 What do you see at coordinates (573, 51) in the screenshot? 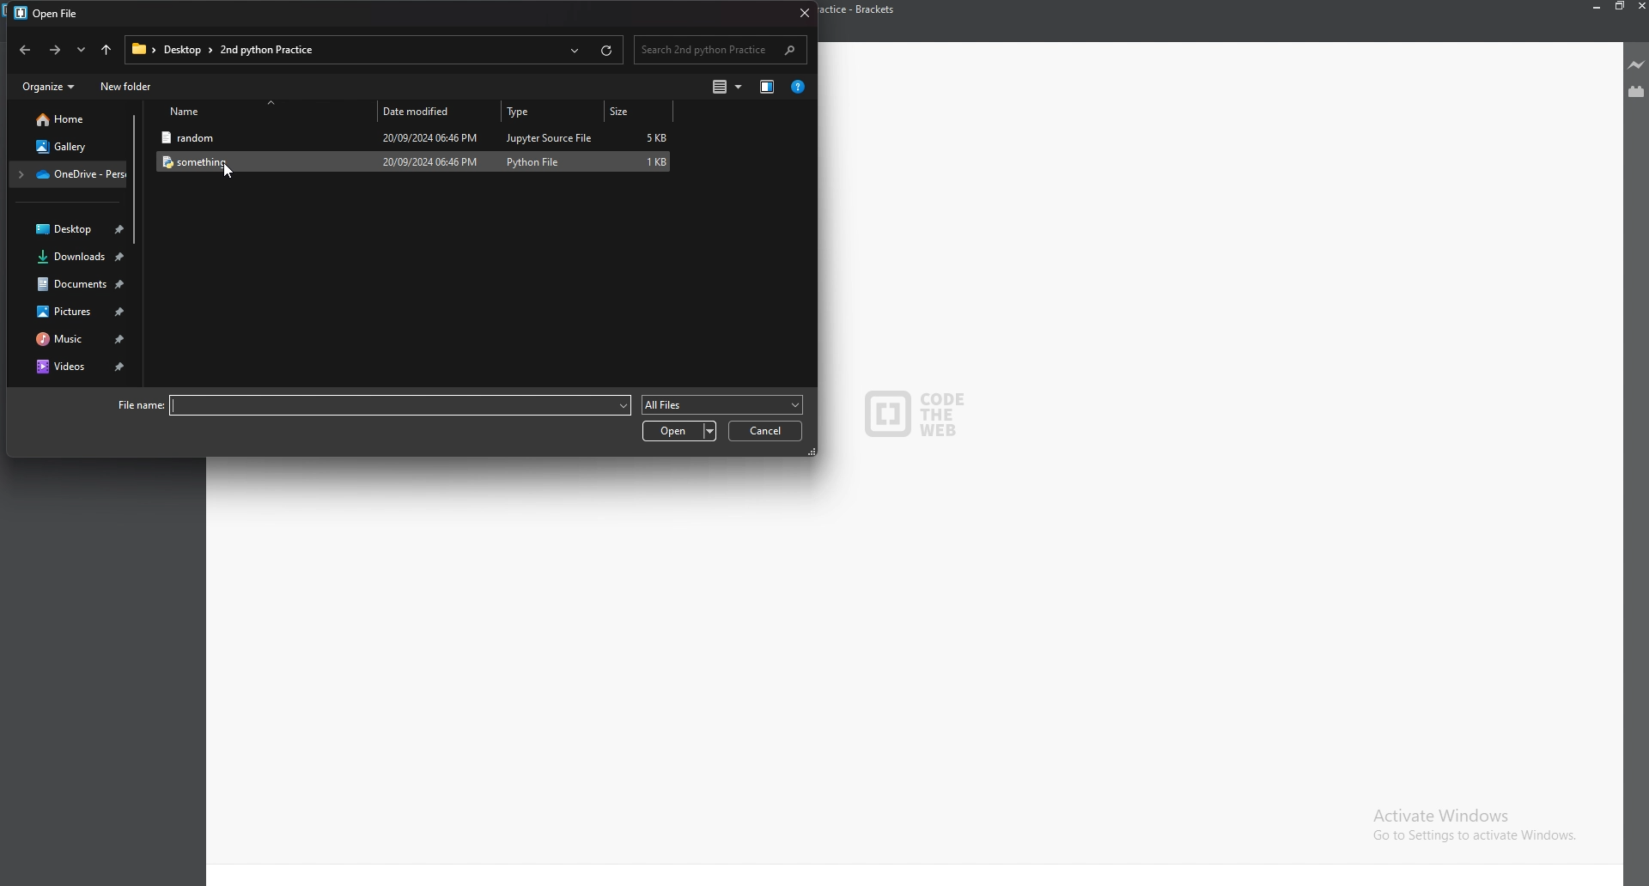
I see `recent` at bounding box center [573, 51].